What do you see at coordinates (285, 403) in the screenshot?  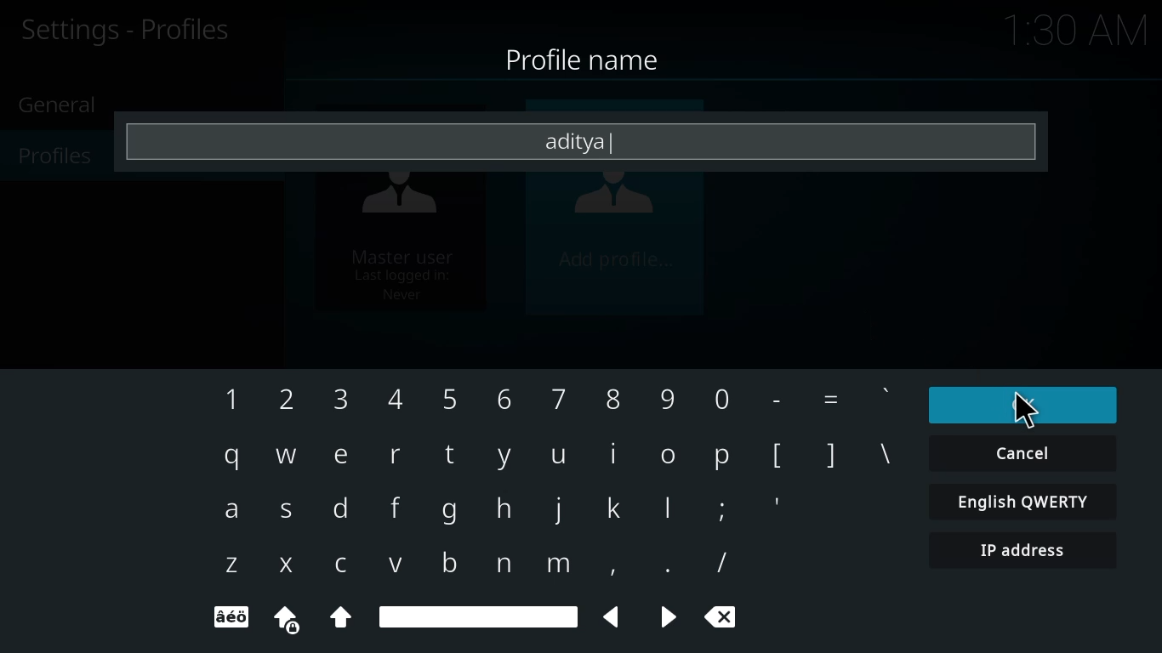 I see `2` at bounding box center [285, 403].